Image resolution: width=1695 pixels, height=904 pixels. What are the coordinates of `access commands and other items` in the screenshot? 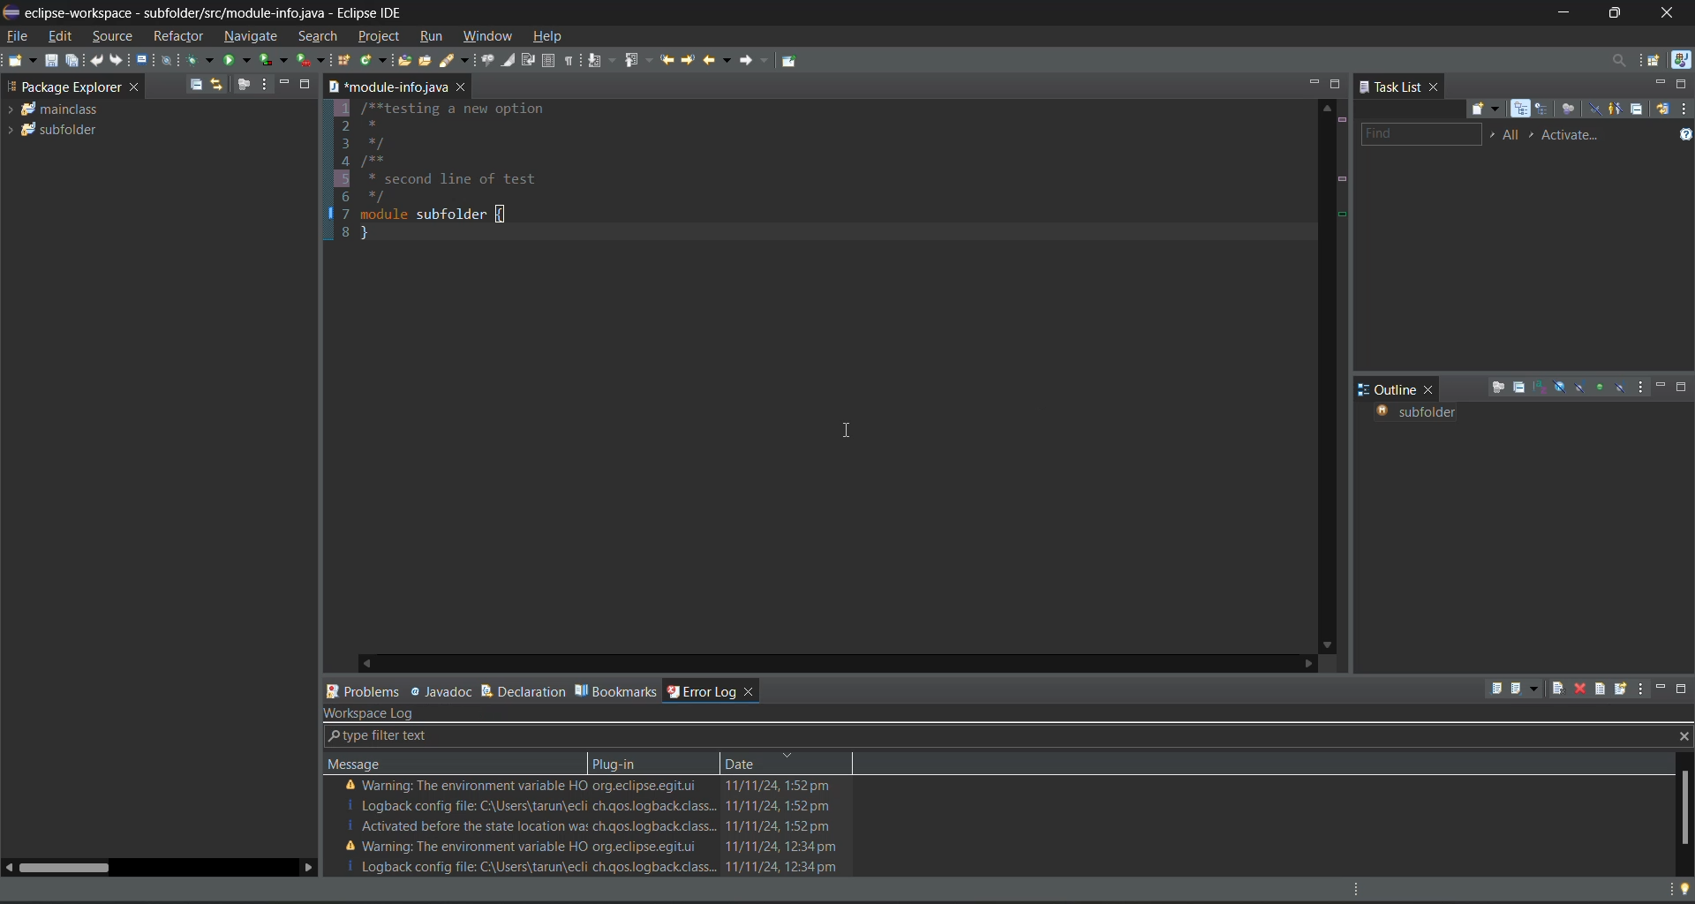 It's located at (1619, 61).